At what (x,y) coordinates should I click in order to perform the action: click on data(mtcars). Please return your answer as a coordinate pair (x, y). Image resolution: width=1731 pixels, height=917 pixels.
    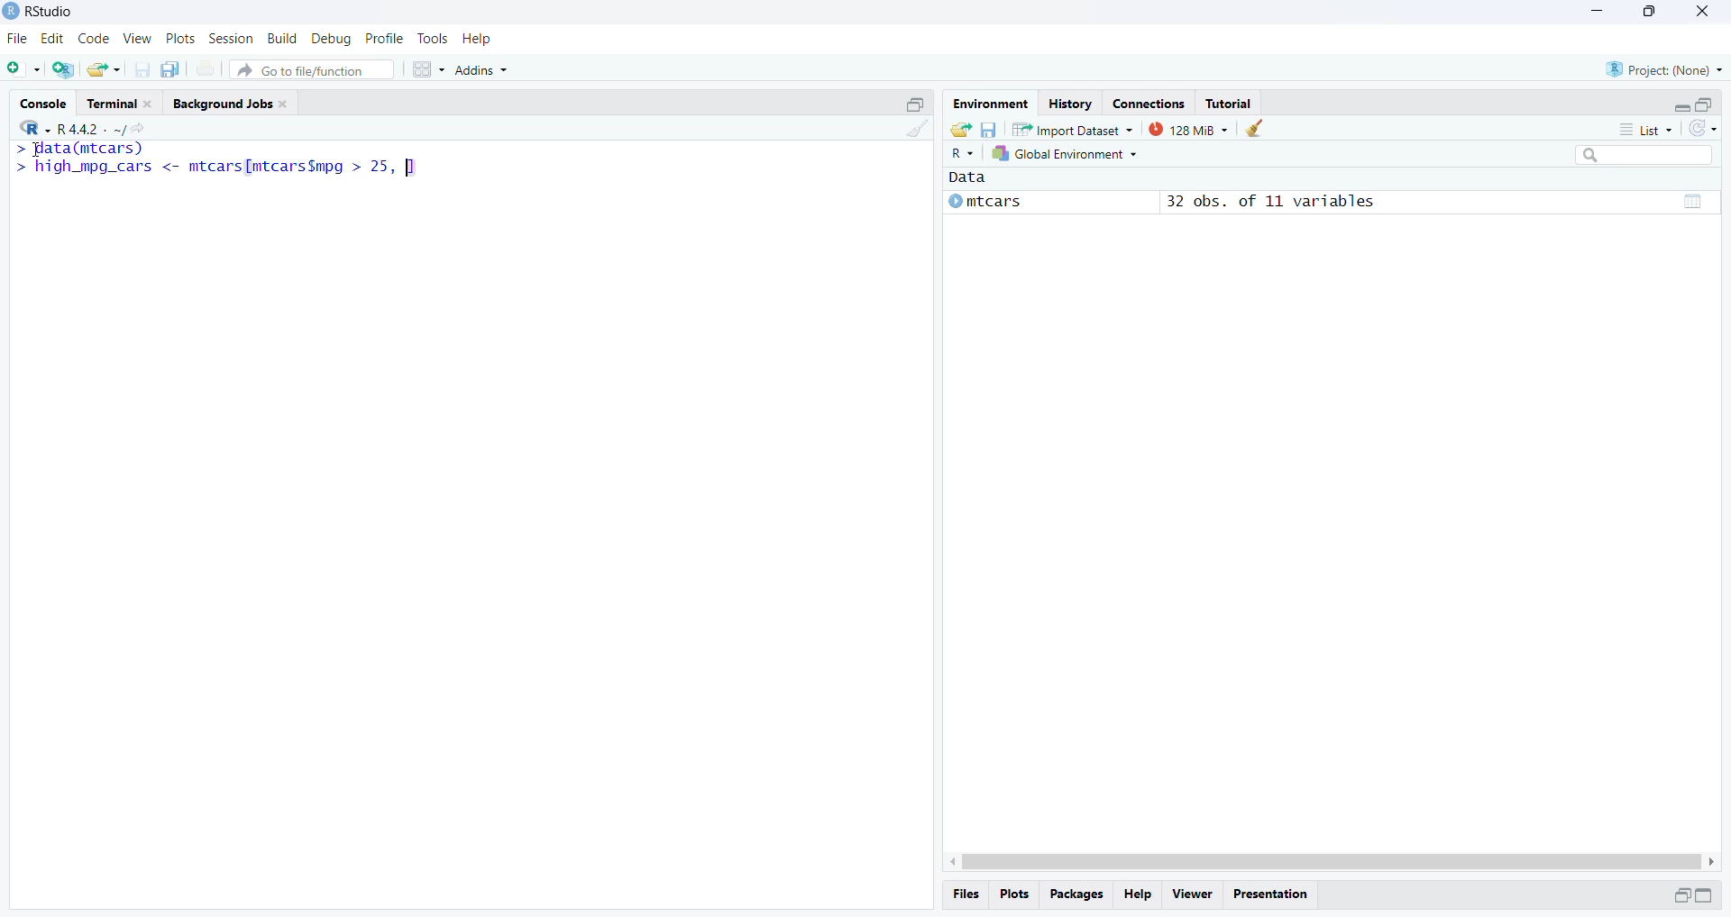
    Looking at the image, I should click on (78, 149).